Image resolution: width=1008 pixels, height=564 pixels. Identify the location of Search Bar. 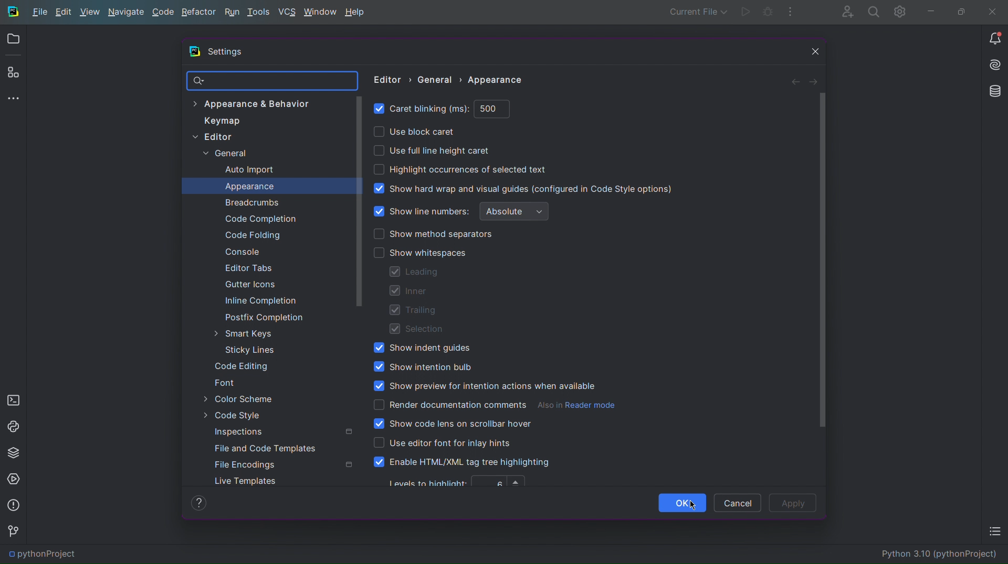
(271, 81).